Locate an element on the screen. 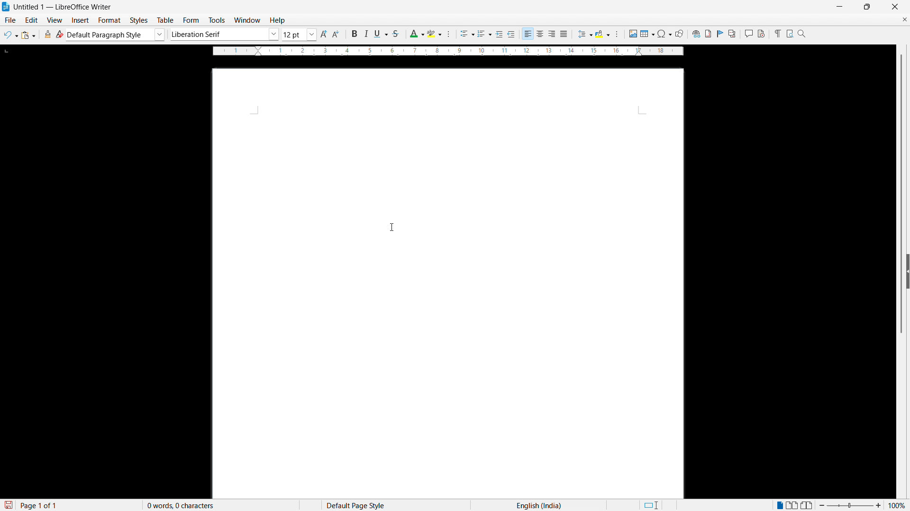 The image size is (910, 511). help  is located at coordinates (278, 21).